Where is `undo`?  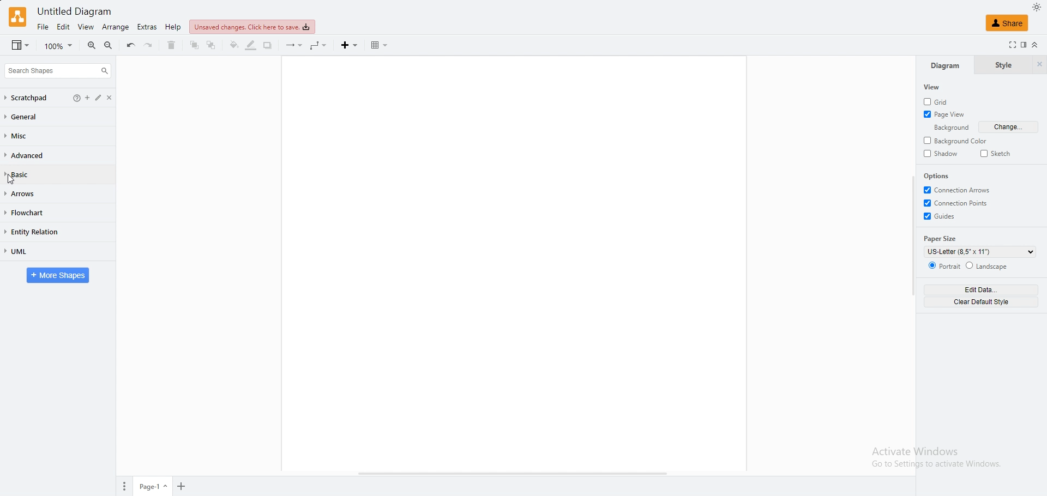
undo is located at coordinates (130, 45).